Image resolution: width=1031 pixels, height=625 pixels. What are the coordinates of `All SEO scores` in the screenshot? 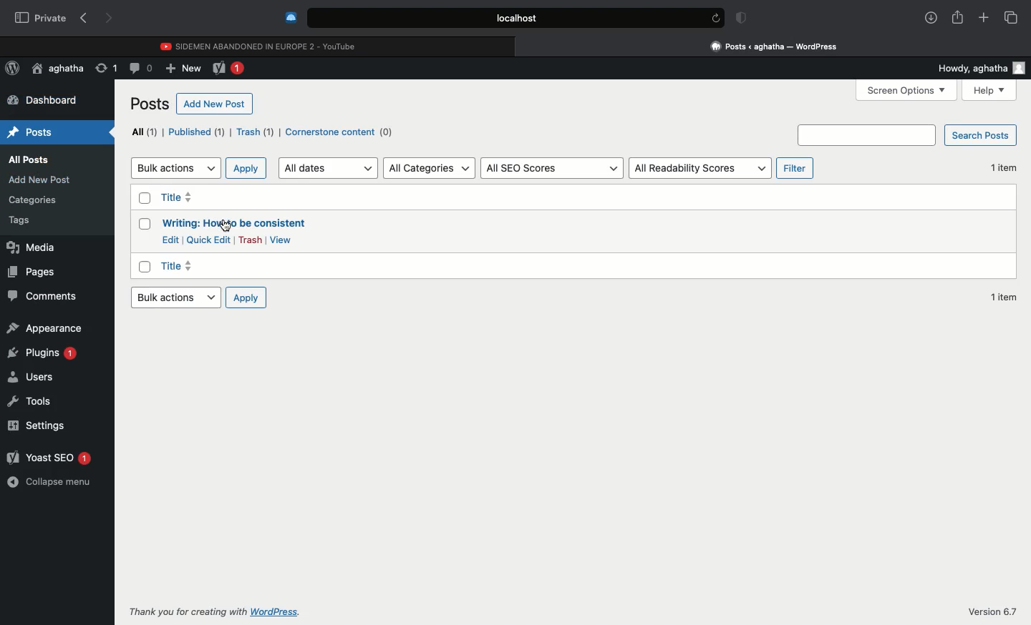 It's located at (552, 168).